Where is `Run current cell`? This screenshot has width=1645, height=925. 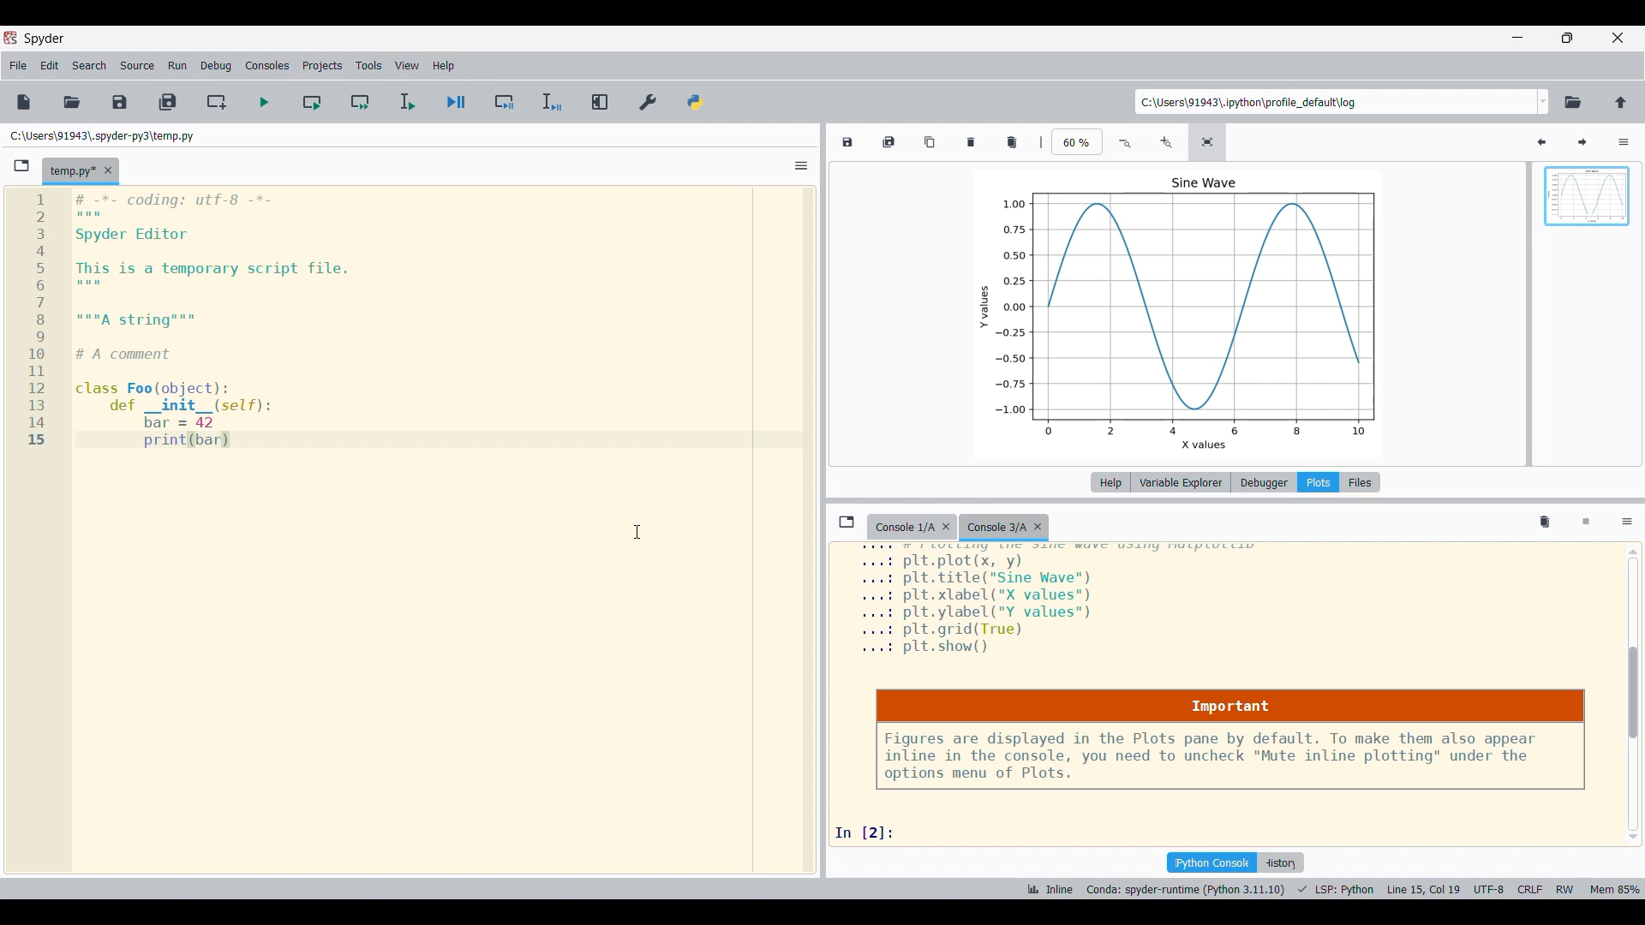 Run current cell is located at coordinates (312, 102).